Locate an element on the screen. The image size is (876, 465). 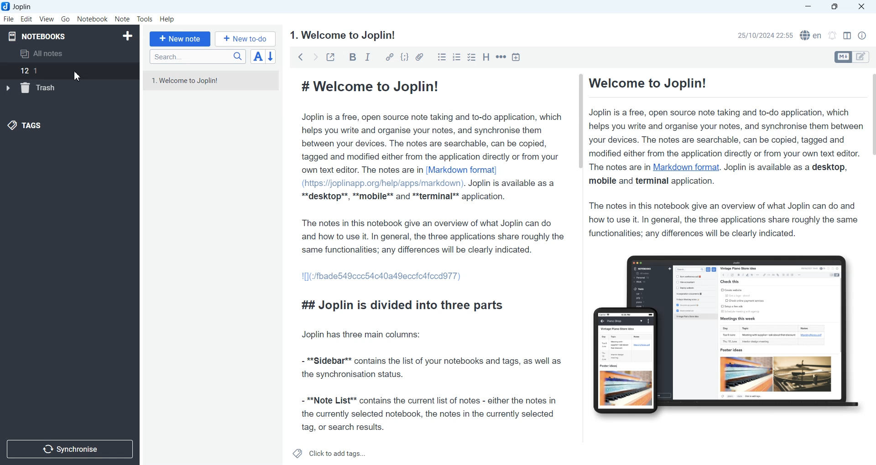
Bold is located at coordinates (351, 57).